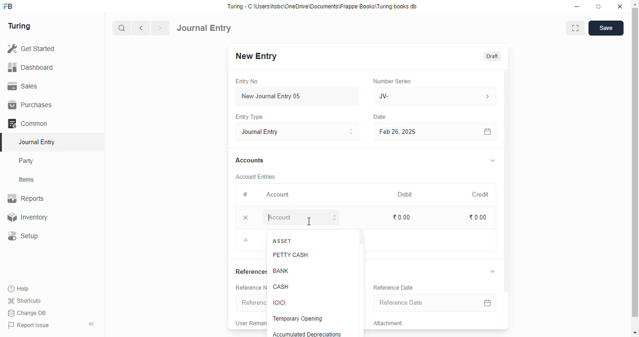 The image size is (639, 337). What do you see at coordinates (281, 271) in the screenshot?
I see `bank` at bounding box center [281, 271].